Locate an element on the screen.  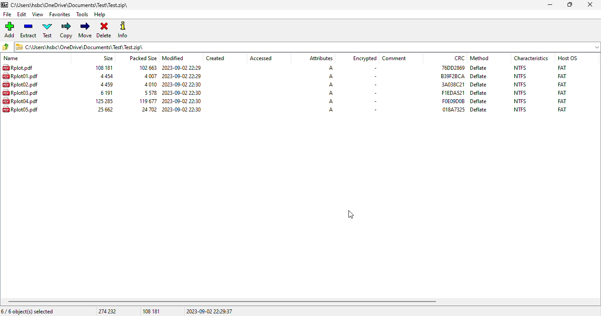
size is located at coordinates (105, 76).